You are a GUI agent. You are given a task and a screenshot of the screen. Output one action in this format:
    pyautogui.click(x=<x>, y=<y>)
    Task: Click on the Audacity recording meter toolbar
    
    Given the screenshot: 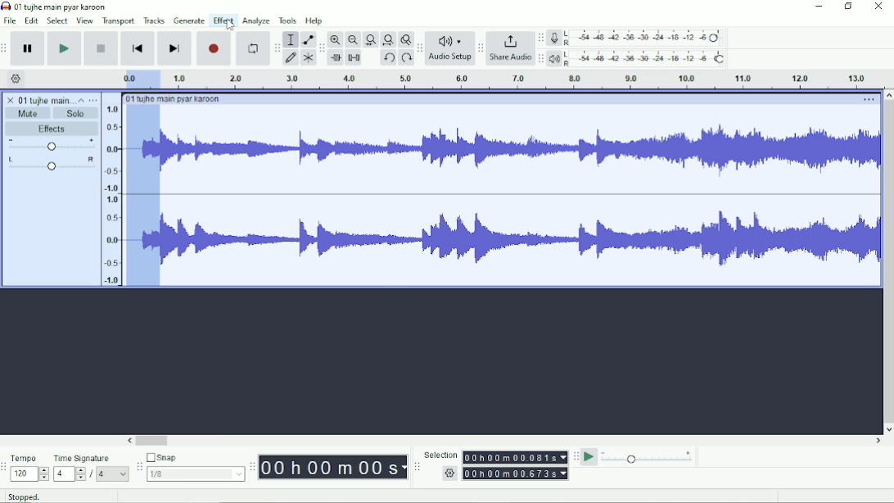 What is the action you would take?
    pyautogui.click(x=540, y=39)
    